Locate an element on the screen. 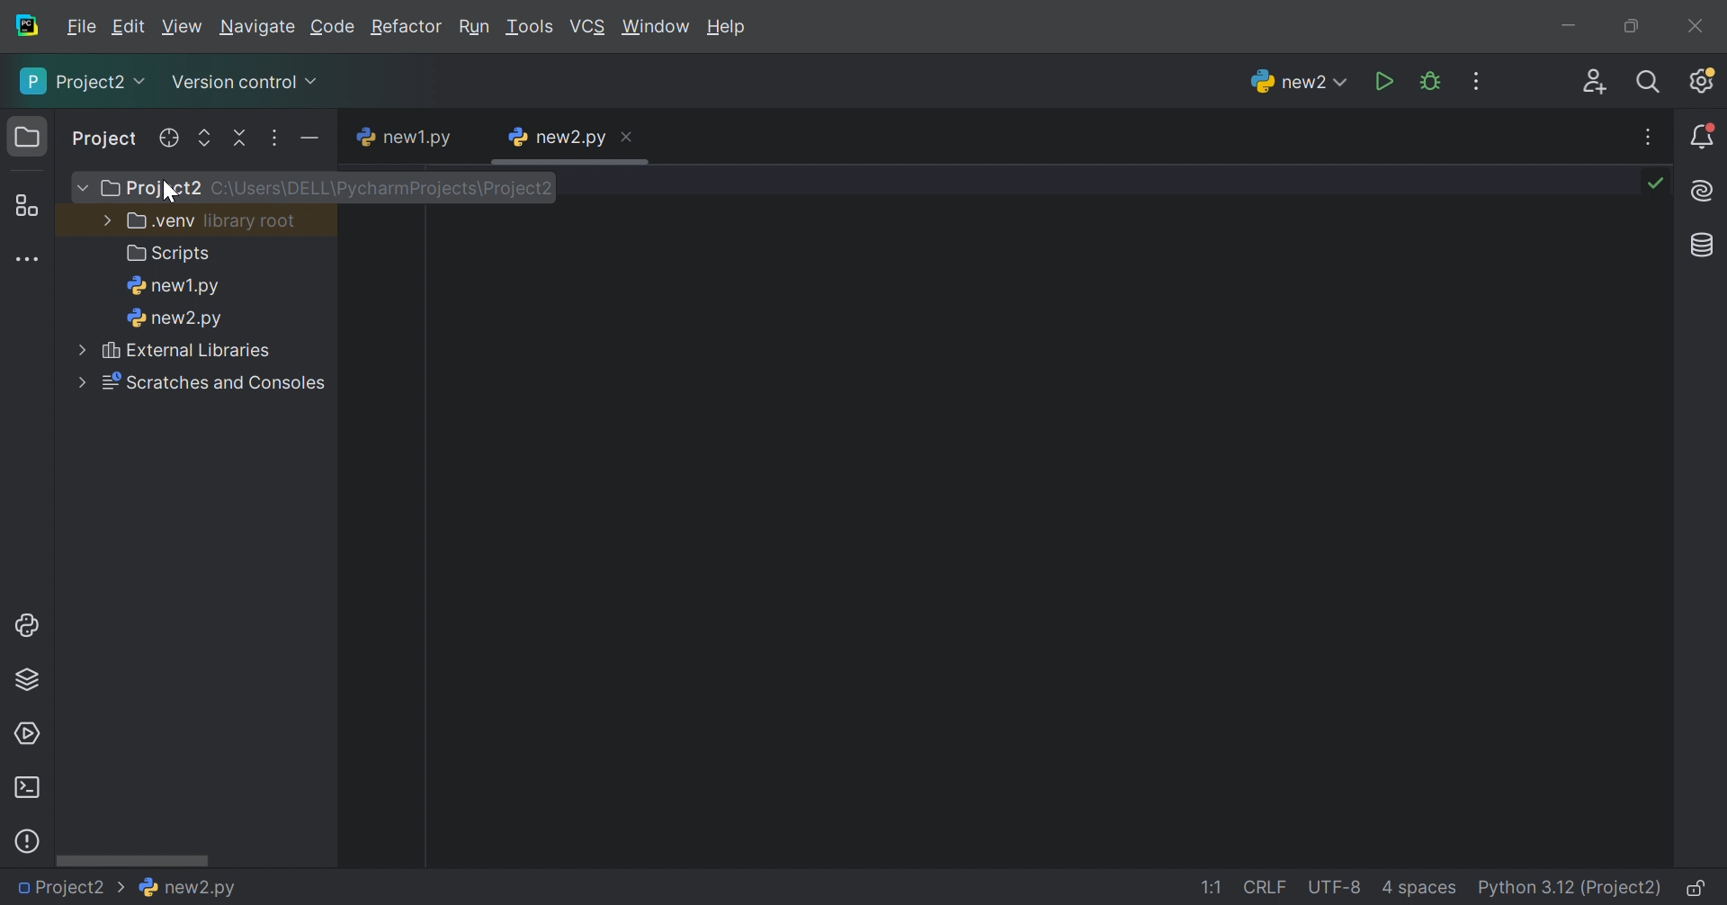 Image resolution: width=1727 pixels, height=905 pixels. No problems found is located at coordinates (1655, 183).